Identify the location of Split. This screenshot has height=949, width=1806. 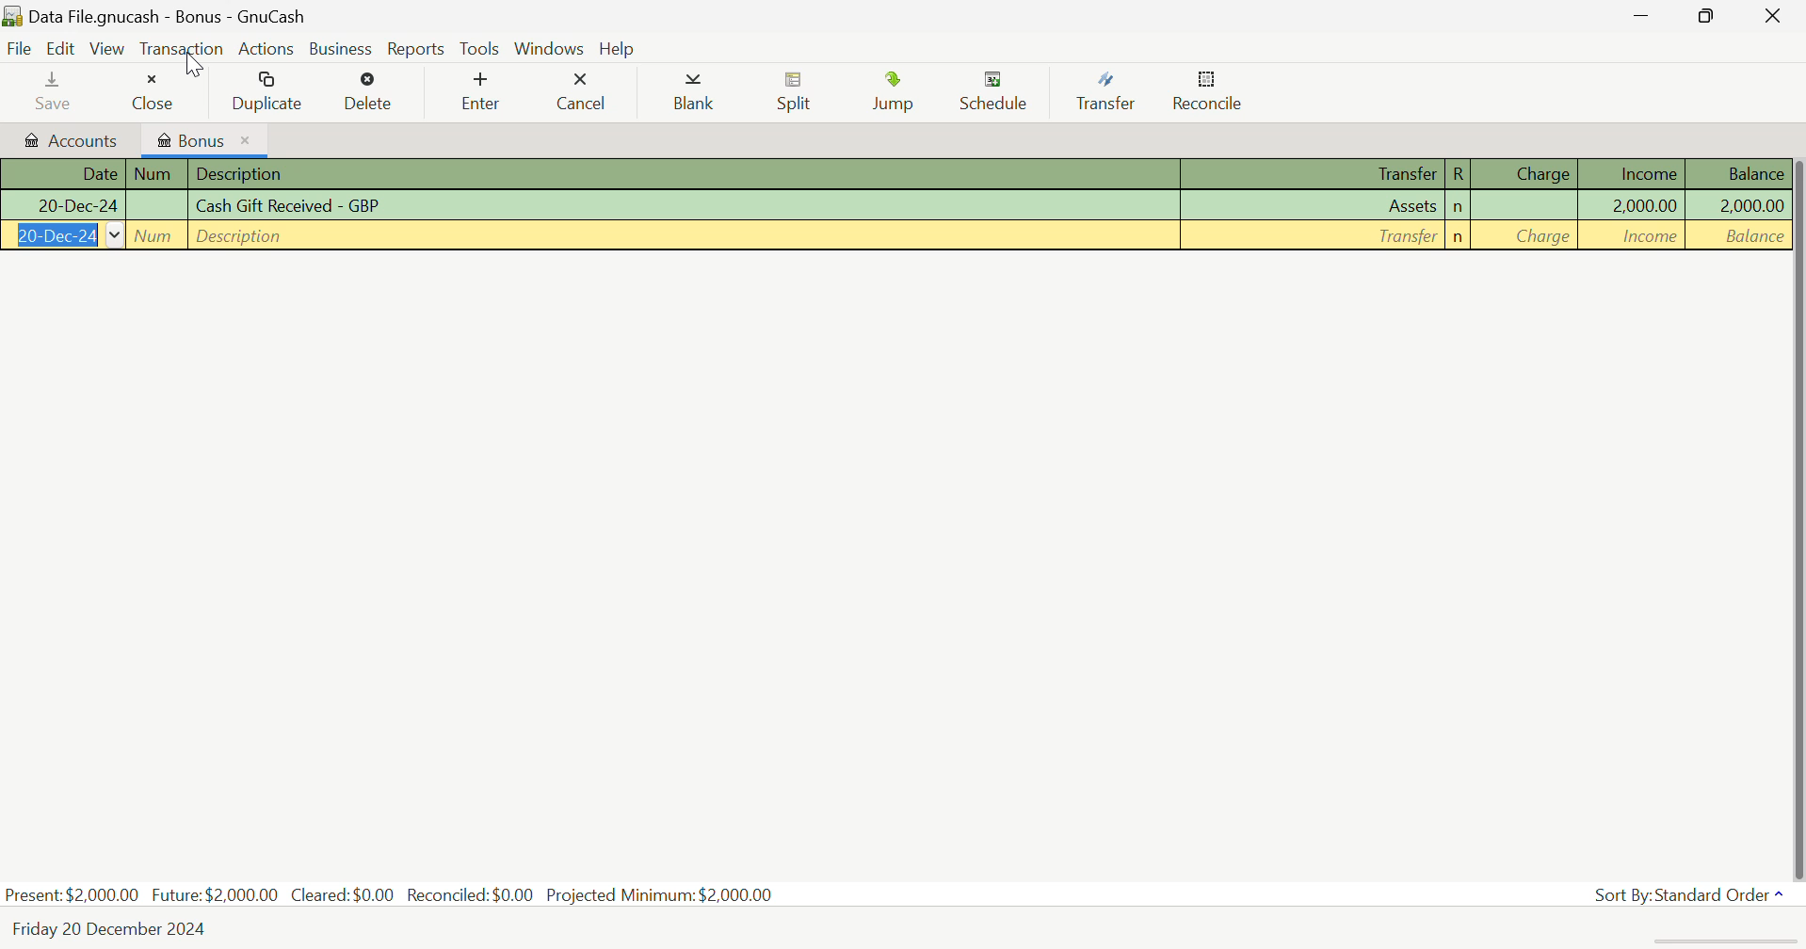
(796, 94).